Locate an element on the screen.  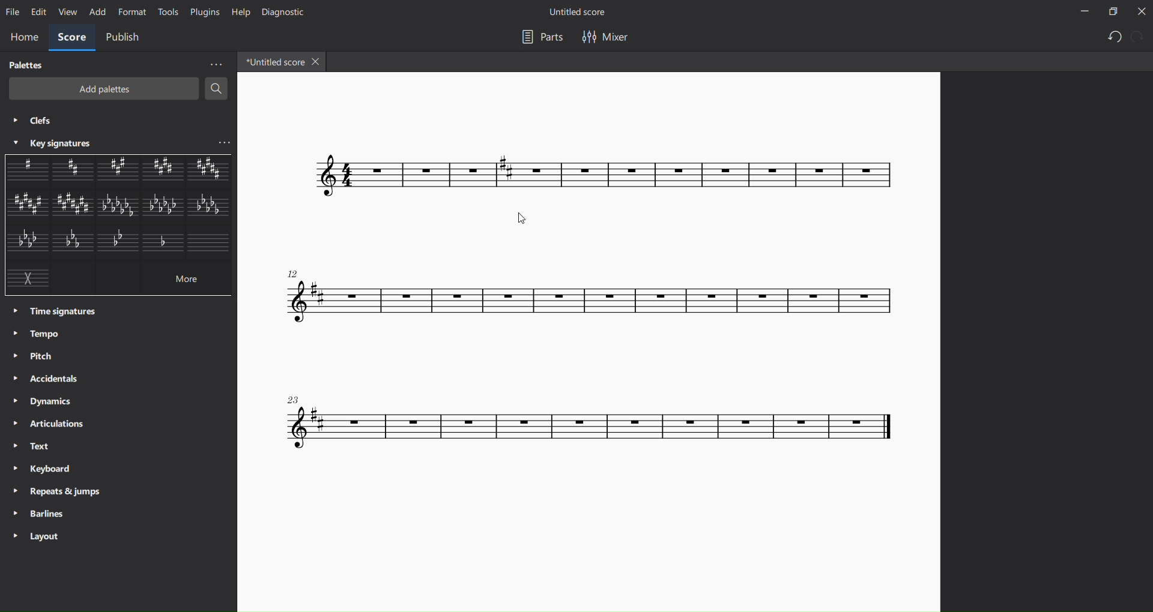
undo is located at coordinates (1112, 38).